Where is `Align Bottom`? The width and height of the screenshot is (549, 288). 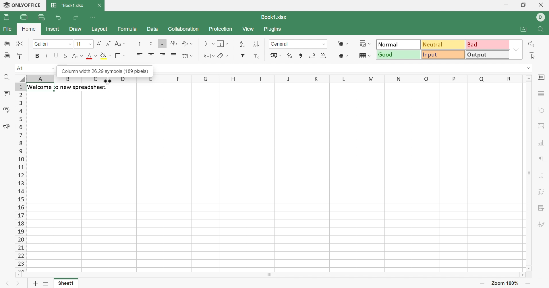 Align Bottom is located at coordinates (162, 44).